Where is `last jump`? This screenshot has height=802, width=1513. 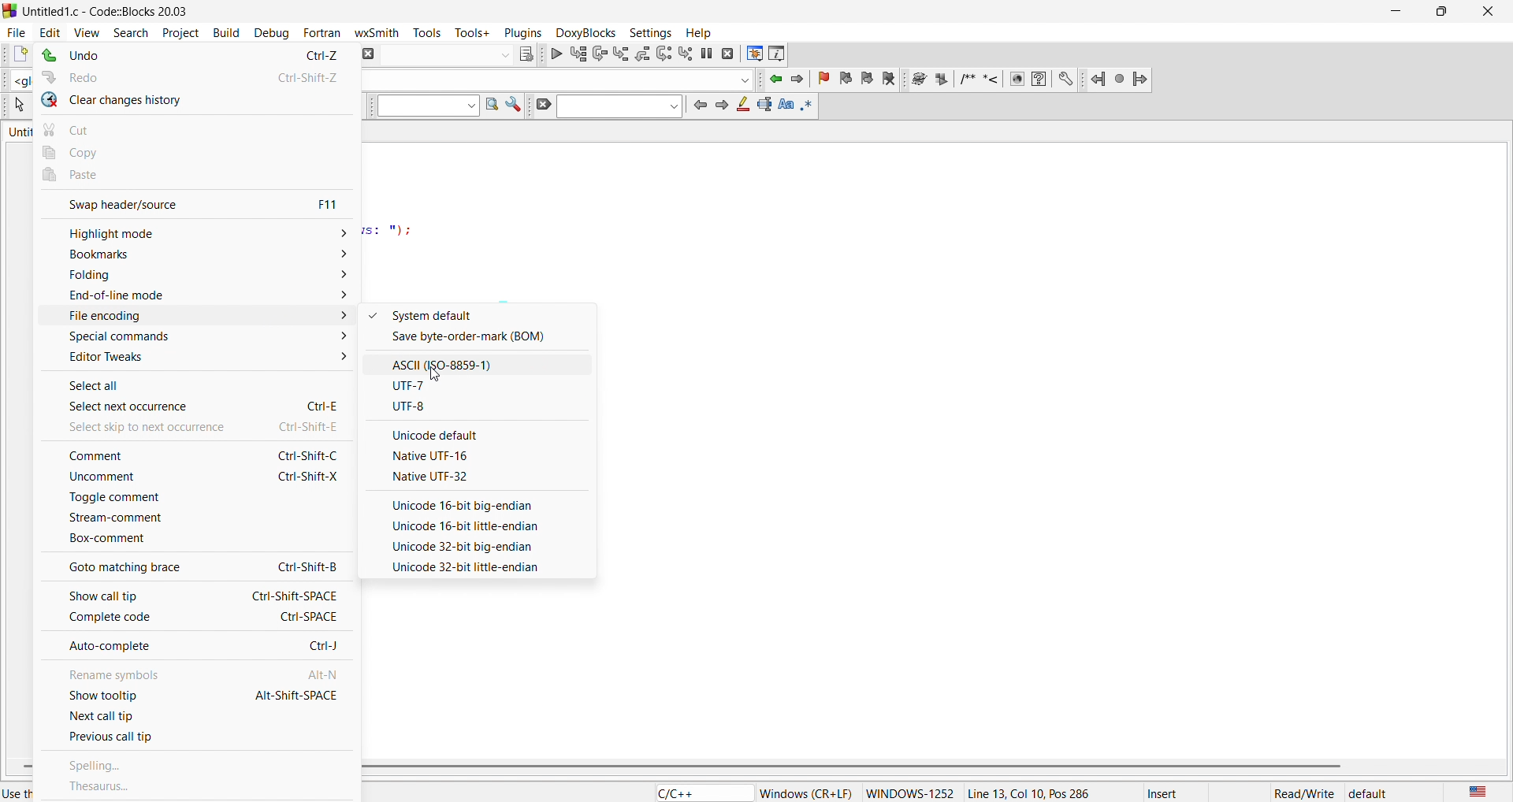
last jump is located at coordinates (1121, 80).